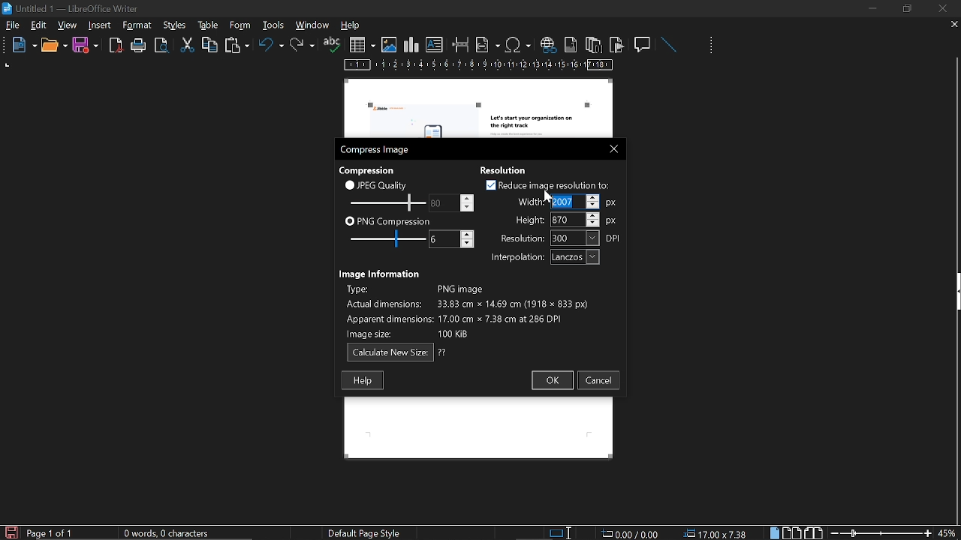  I want to click on change png compression, so click(451, 239).